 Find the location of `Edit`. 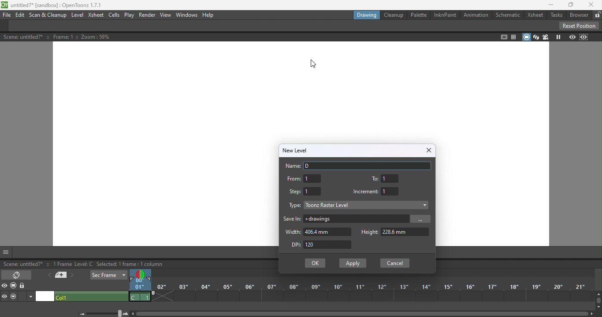

Edit is located at coordinates (21, 15).